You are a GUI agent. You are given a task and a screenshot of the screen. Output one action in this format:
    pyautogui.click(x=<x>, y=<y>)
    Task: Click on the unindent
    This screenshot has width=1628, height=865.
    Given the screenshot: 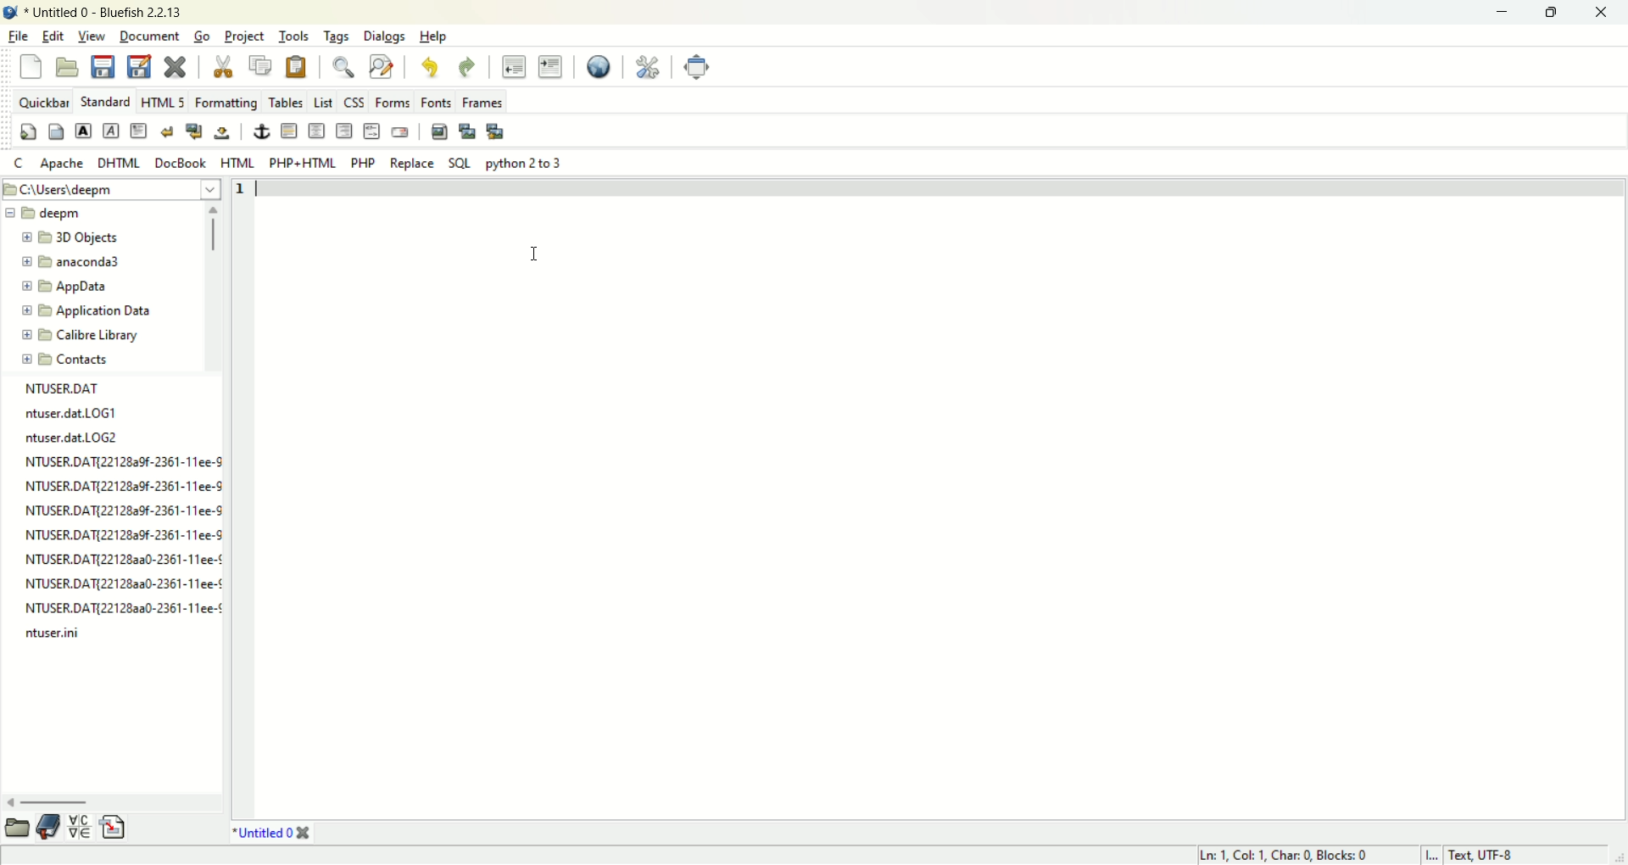 What is the action you would take?
    pyautogui.click(x=513, y=64)
    